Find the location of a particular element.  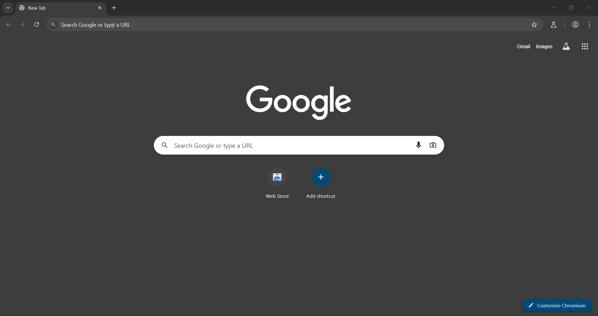

New Tab is located at coordinates (42, 8).